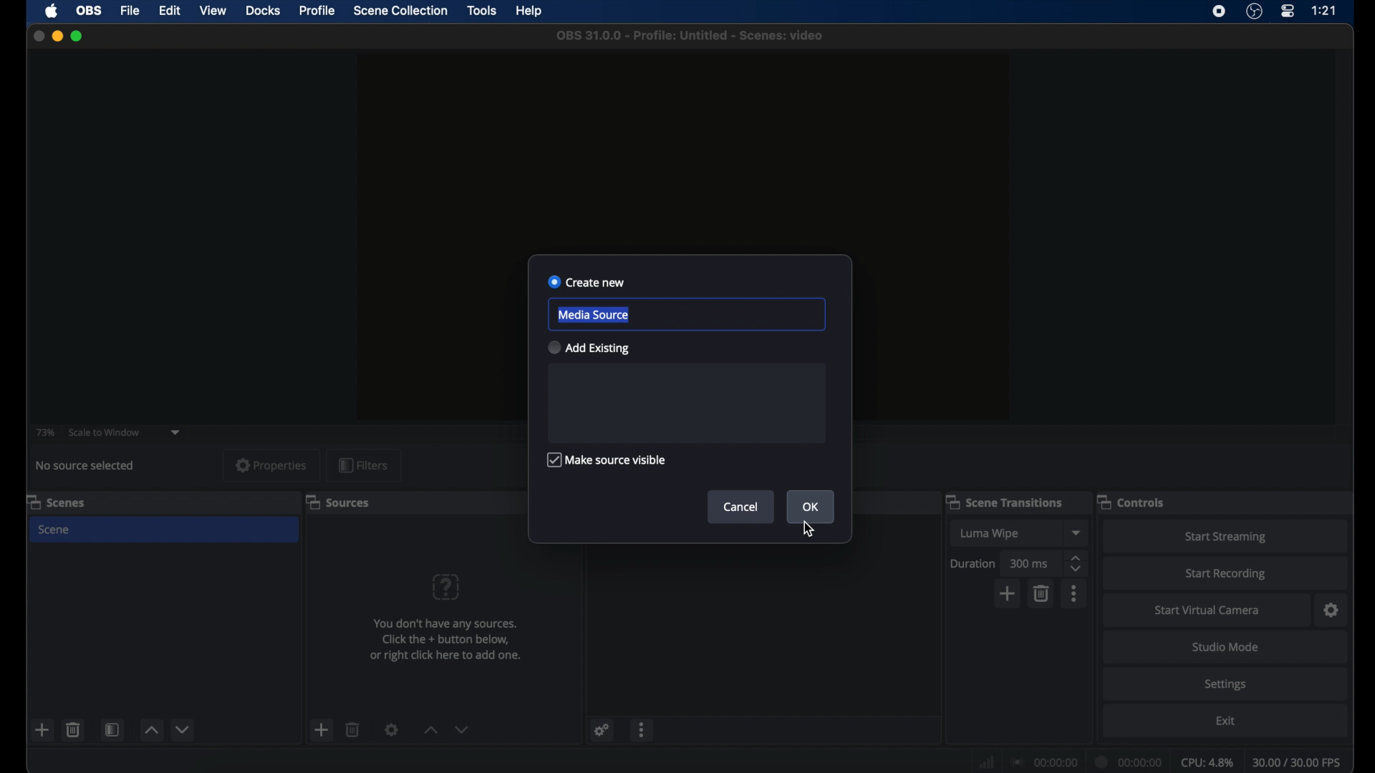  What do you see at coordinates (1008, 593) in the screenshot?
I see `add` at bounding box center [1008, 593].